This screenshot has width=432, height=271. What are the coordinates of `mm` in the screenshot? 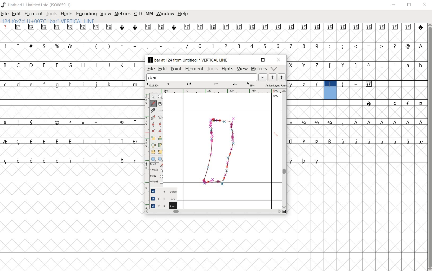 It's located at (149, 13).